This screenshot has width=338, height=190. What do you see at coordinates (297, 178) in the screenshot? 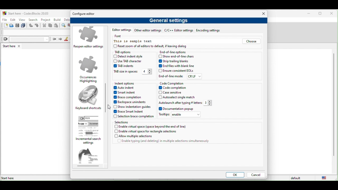
I see `default` at bounding box center [297, 178].